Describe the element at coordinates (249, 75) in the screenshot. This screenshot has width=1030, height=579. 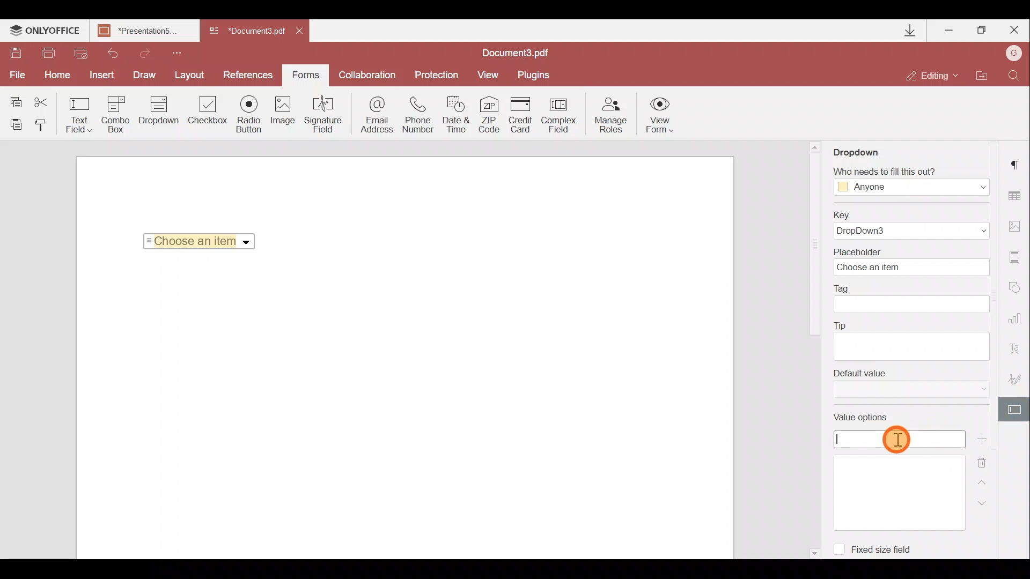
I see `Preferences` at that location.